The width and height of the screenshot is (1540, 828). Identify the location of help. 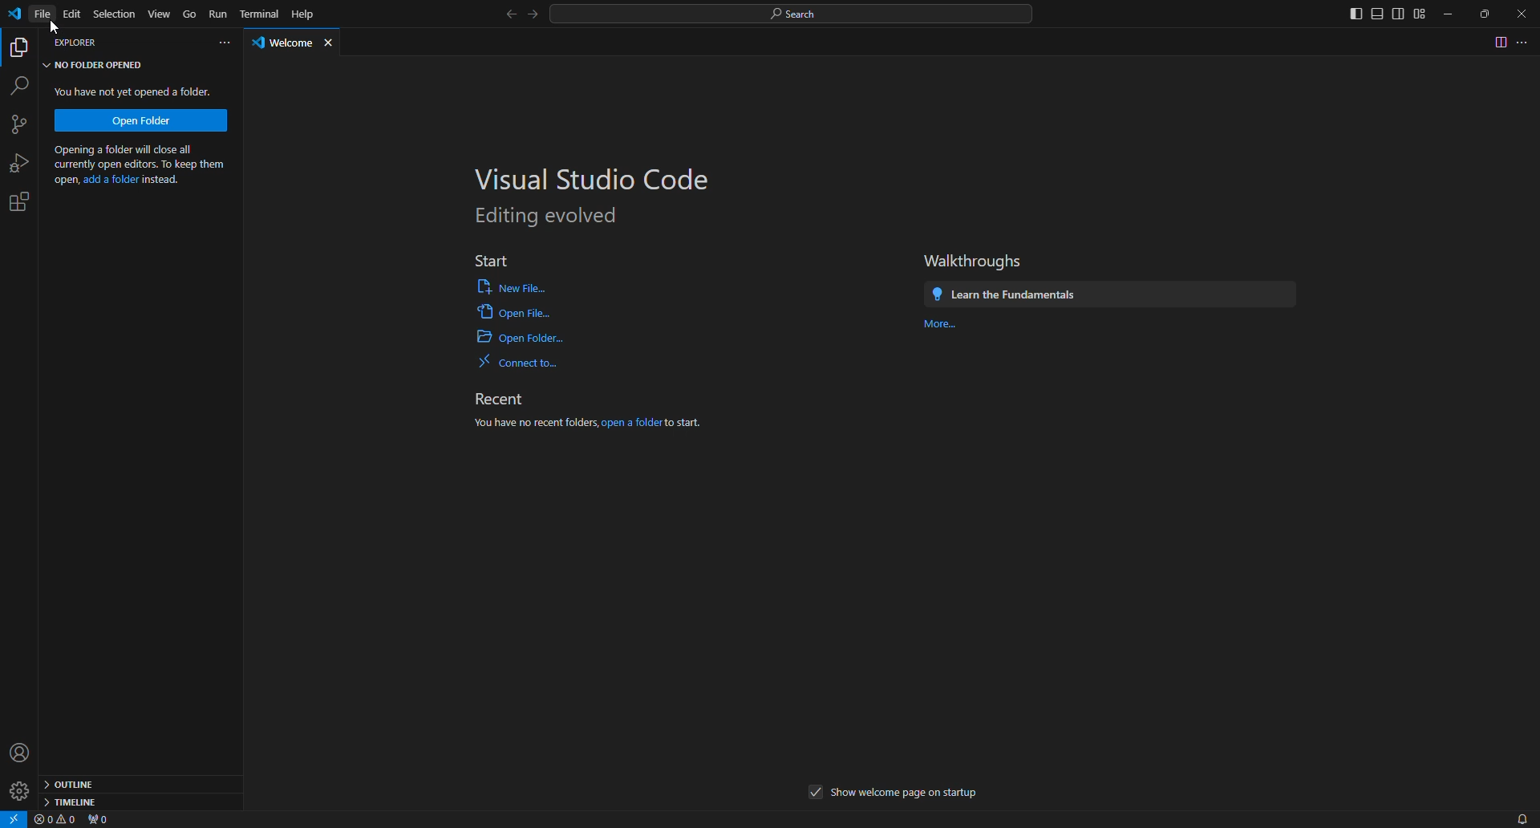
(304, 14).